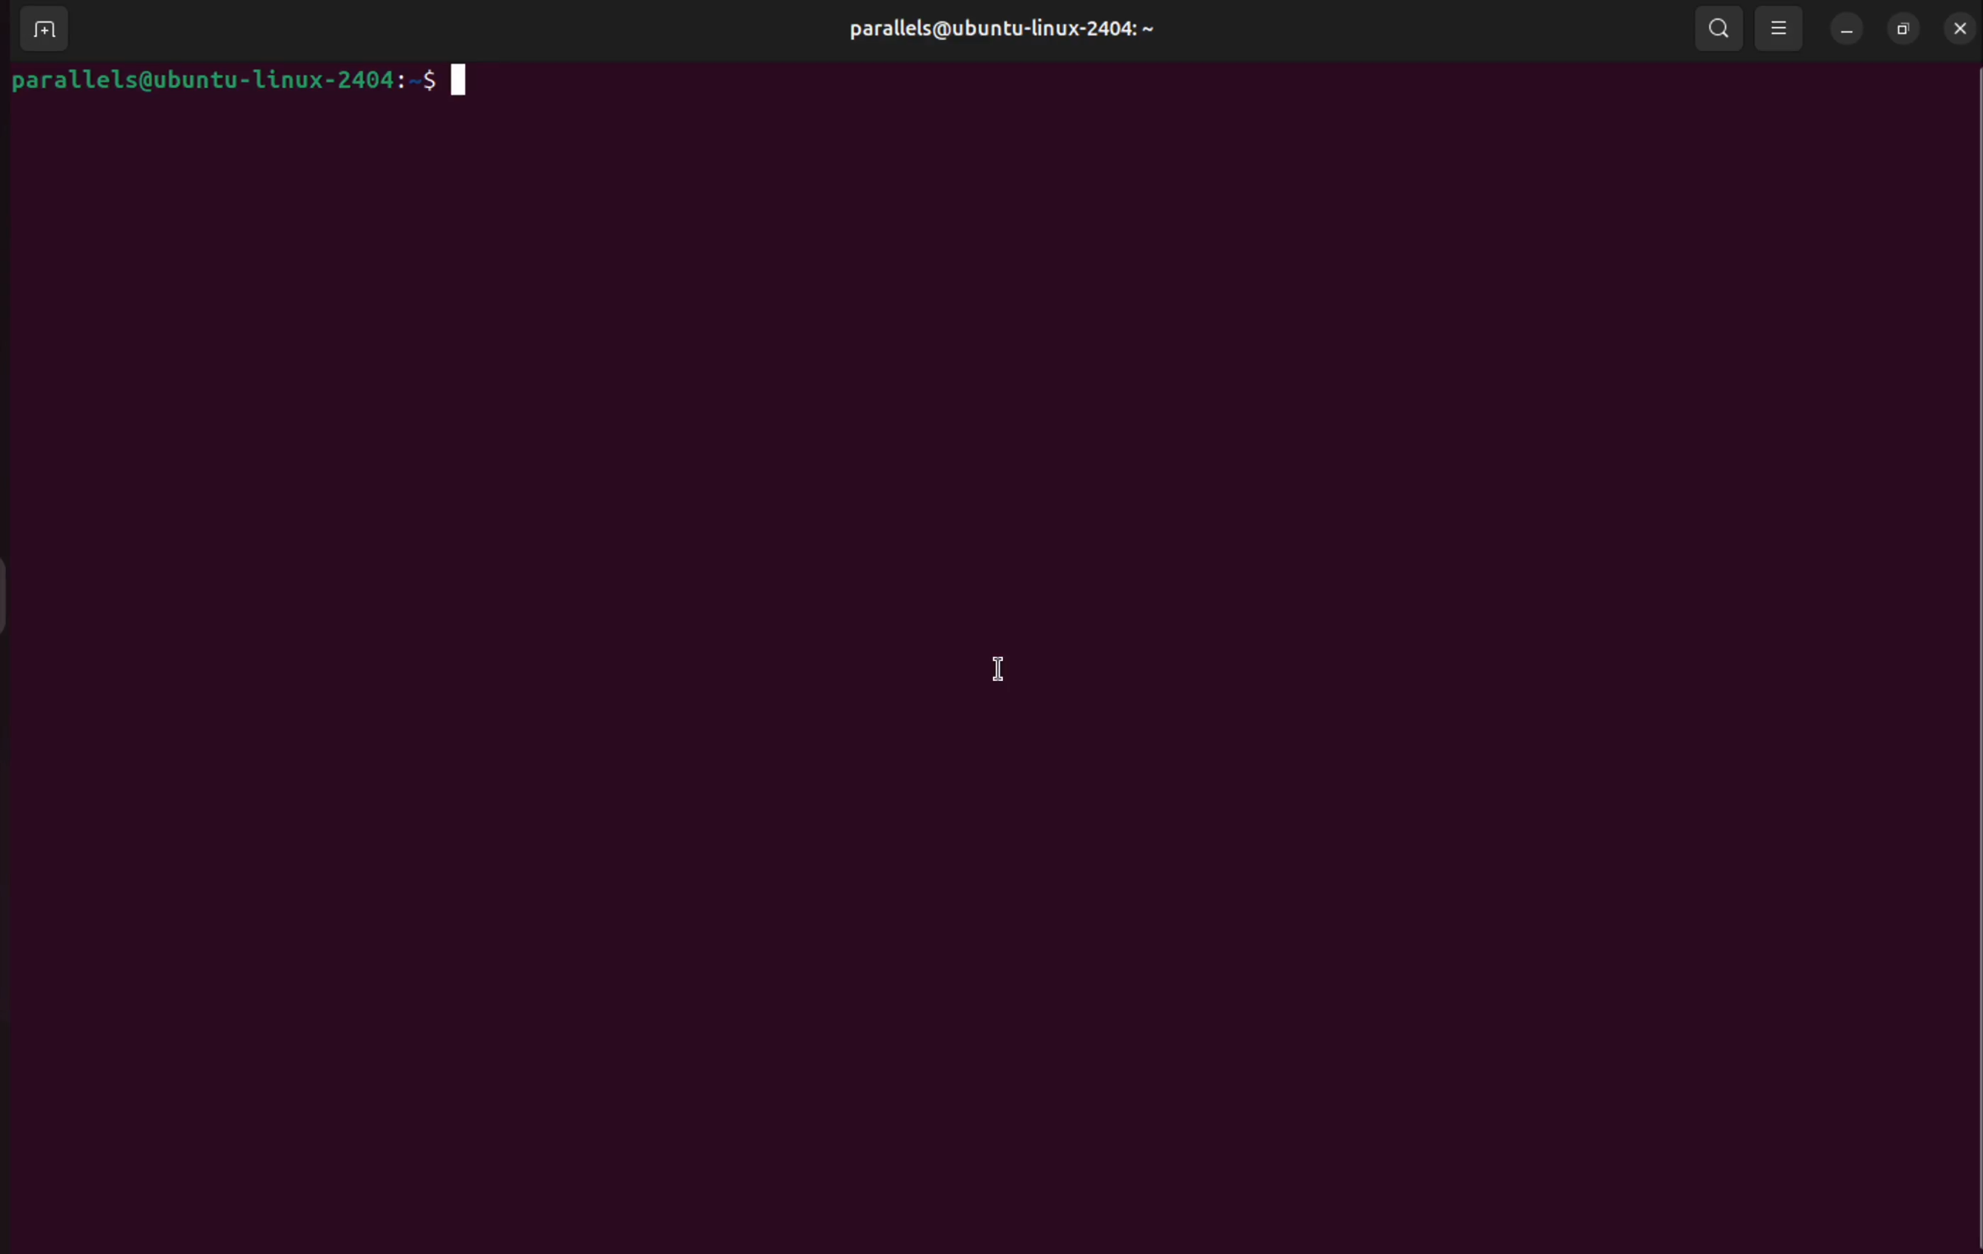 This screenshot has width=1983, height=1254. I want to click on minimize, so click(1847, 28).